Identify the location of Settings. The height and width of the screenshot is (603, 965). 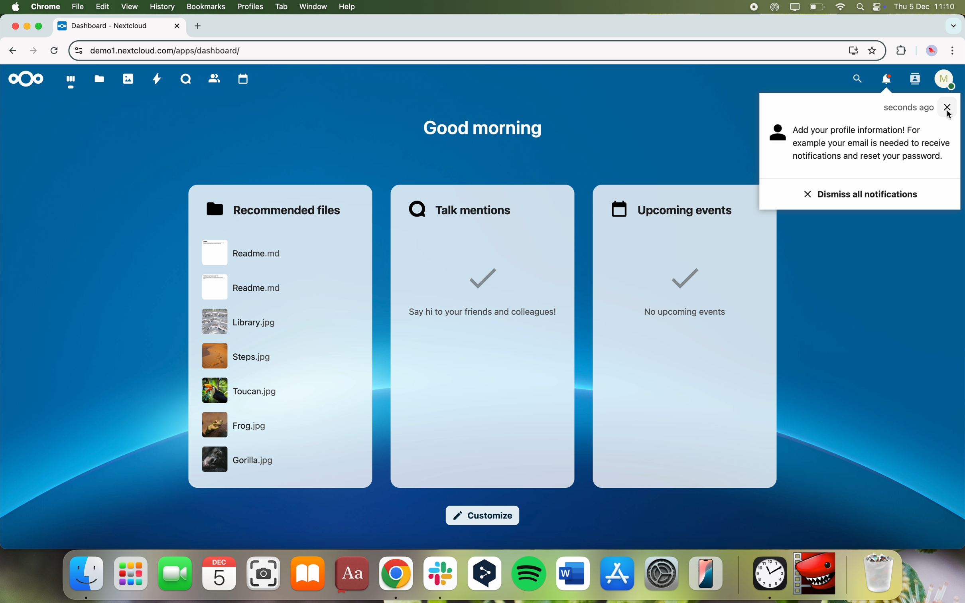
(662, 574).